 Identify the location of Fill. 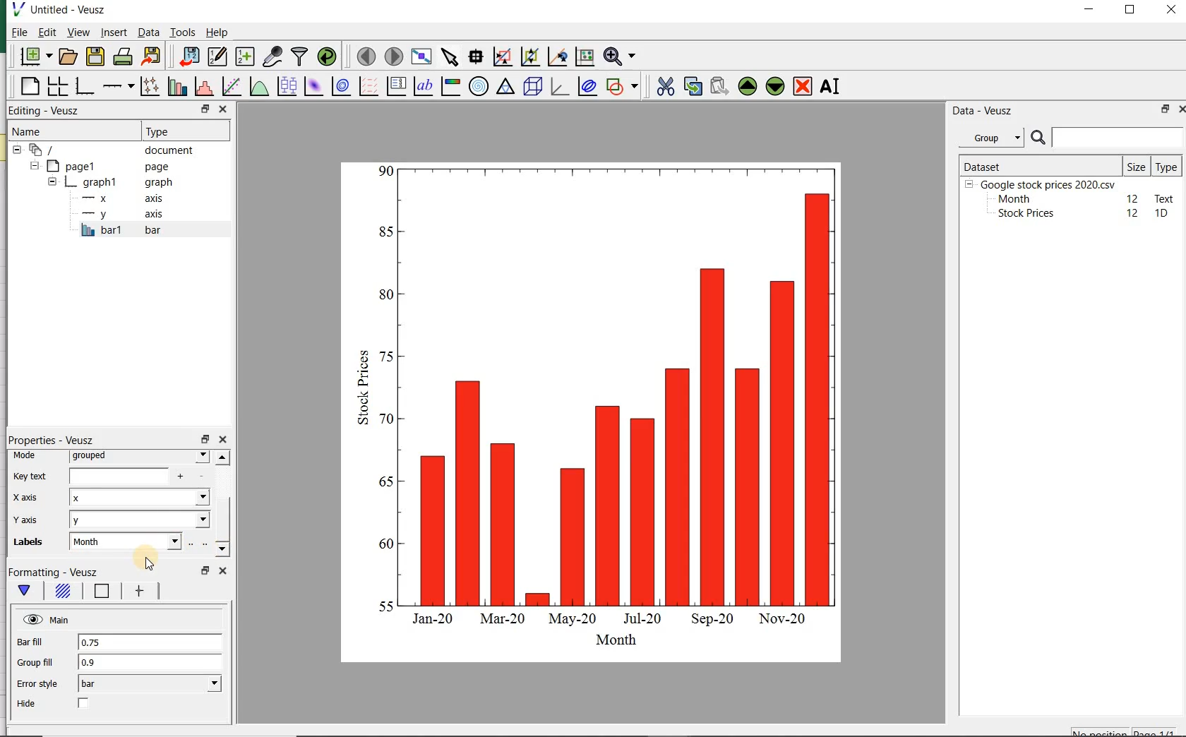
(63, 592).